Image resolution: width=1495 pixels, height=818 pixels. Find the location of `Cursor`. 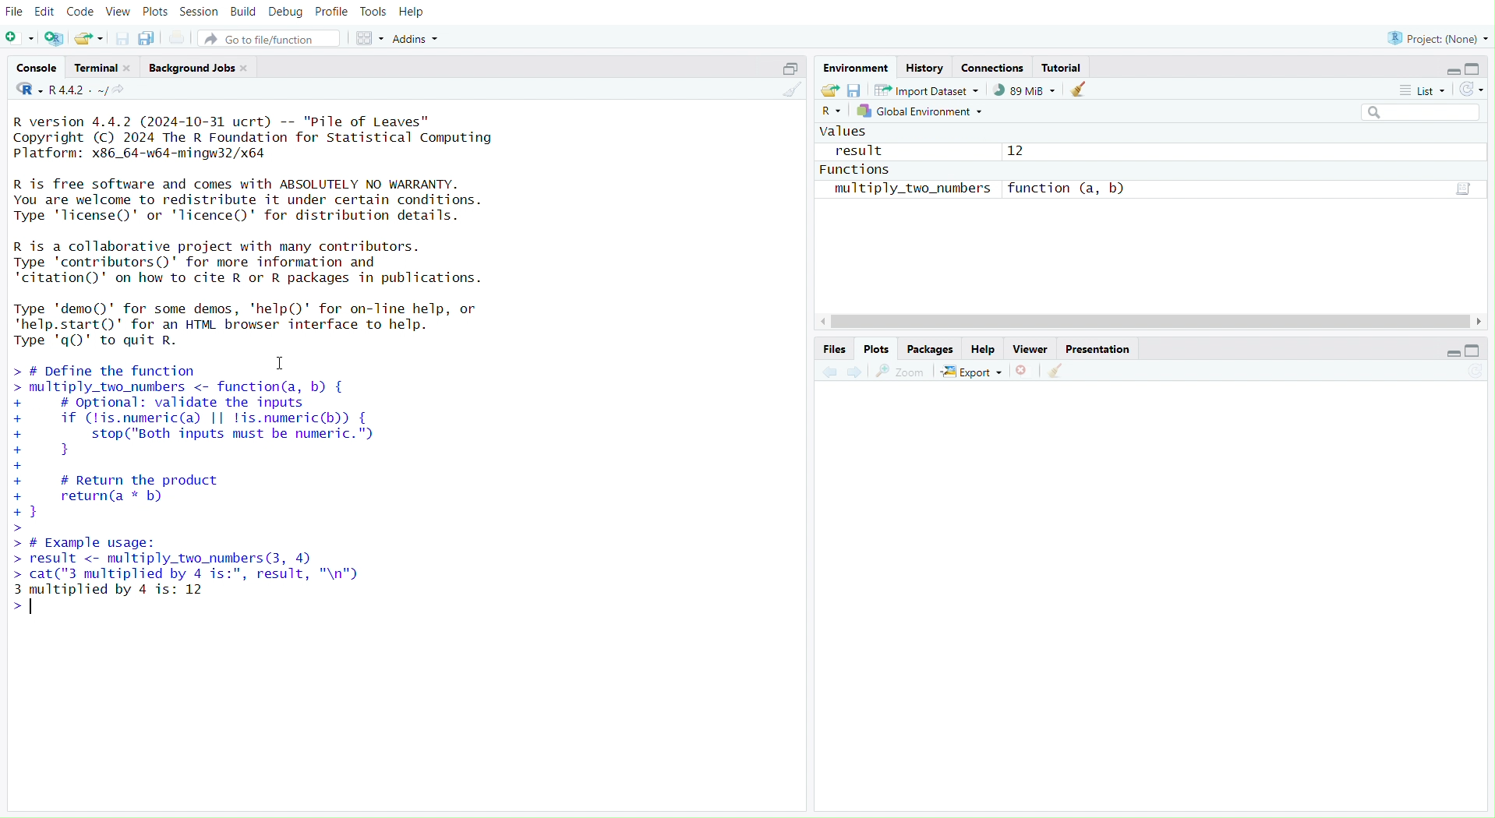

Cursor is located at coordinates (285, 365).